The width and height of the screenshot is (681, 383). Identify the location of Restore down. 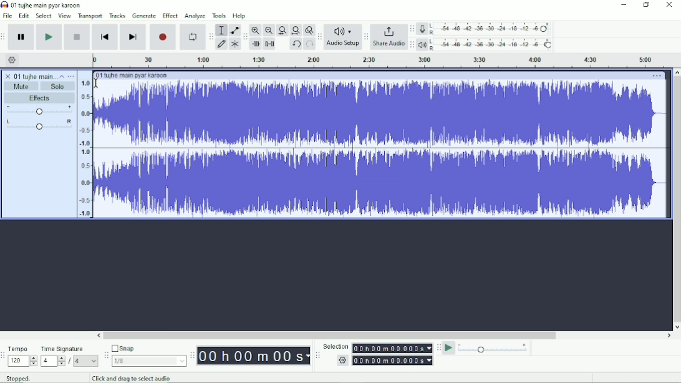
(646, 5).